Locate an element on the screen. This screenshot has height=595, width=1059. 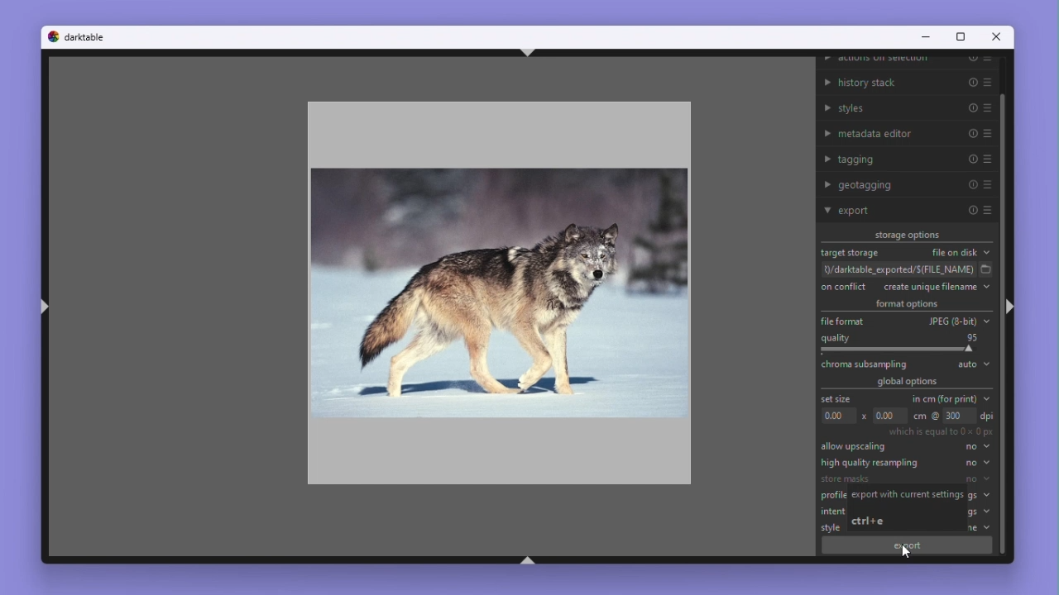
Dark table logo is located at coordinates (78, 40).